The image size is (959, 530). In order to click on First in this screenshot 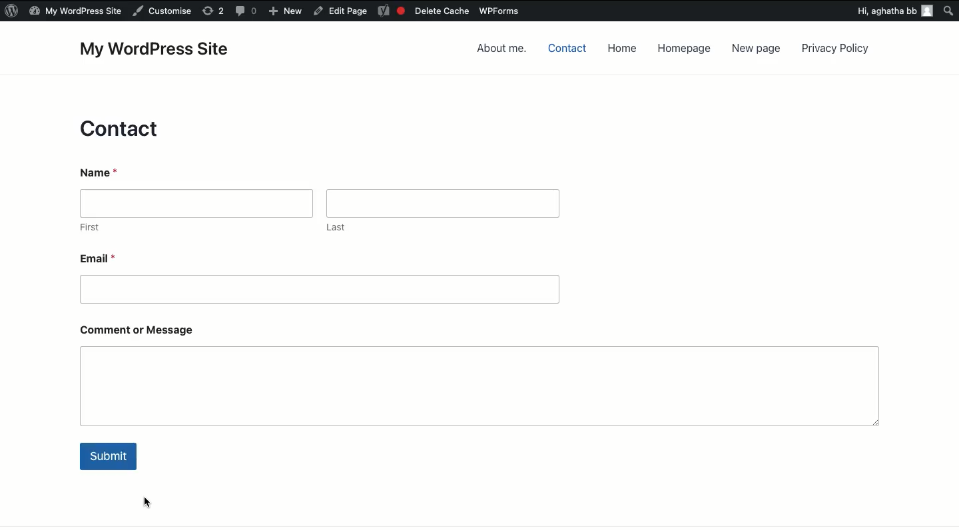, I will do `click(198, 212)`.